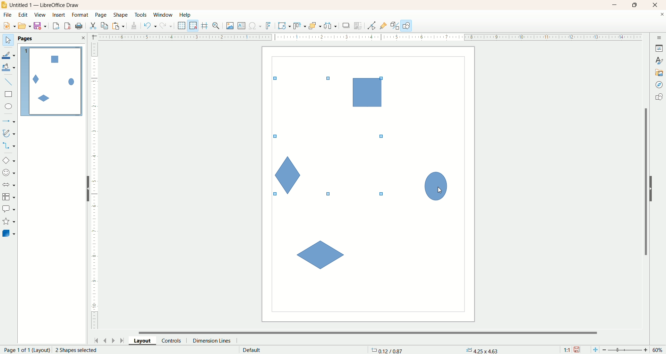  What do you see at coordinates (186, 15) in the screenshot?
I see `help` at bounding box center [186, 15].